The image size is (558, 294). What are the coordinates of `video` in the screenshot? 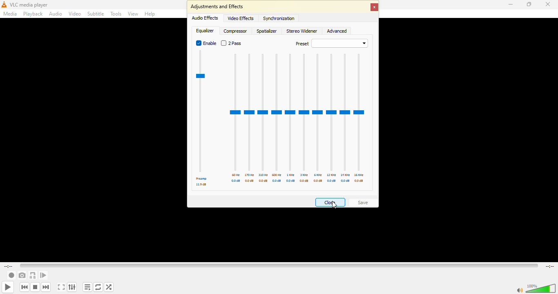 It's located at (75, 14).